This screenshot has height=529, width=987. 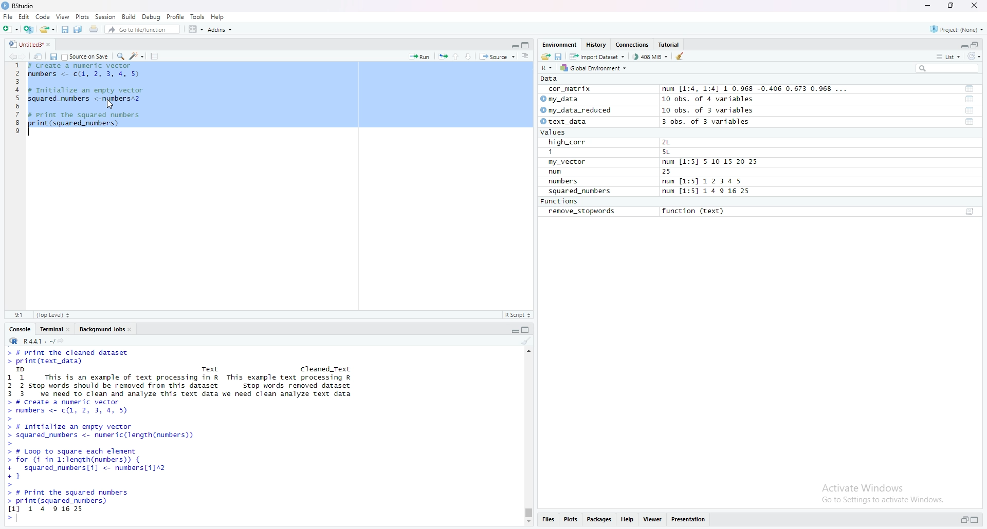 What do you see at coordinates (443, 55) in the screenshot?
I see `re-run previous code region` at bounding box center [443, 55].